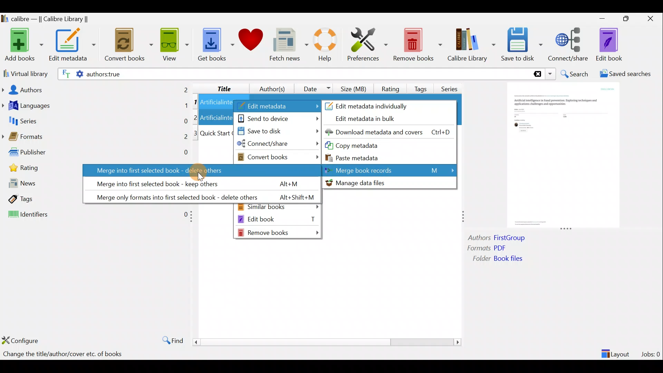 This screenshot has height=373, width=663. Describe the element at coordinates (200, 196) in the screenshot. I see `Merge only formats into first selected book - delete others  Alt+Shift+M` at that location.